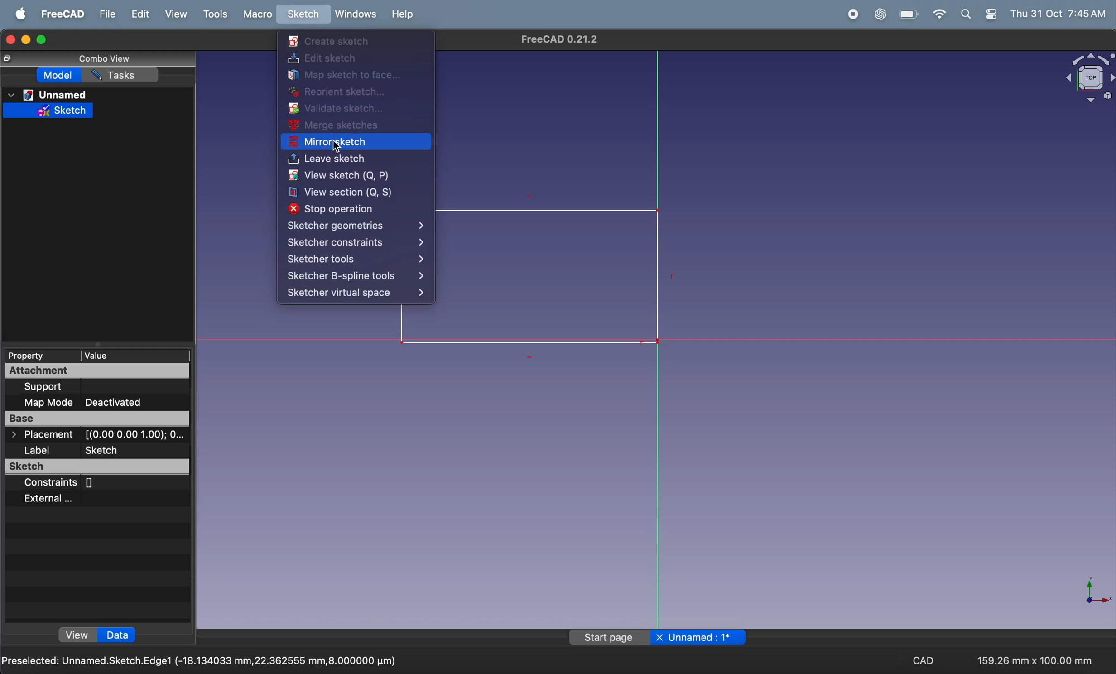 This screenshot has height=674, width=1116. I want to click on help, so click(405, 15).